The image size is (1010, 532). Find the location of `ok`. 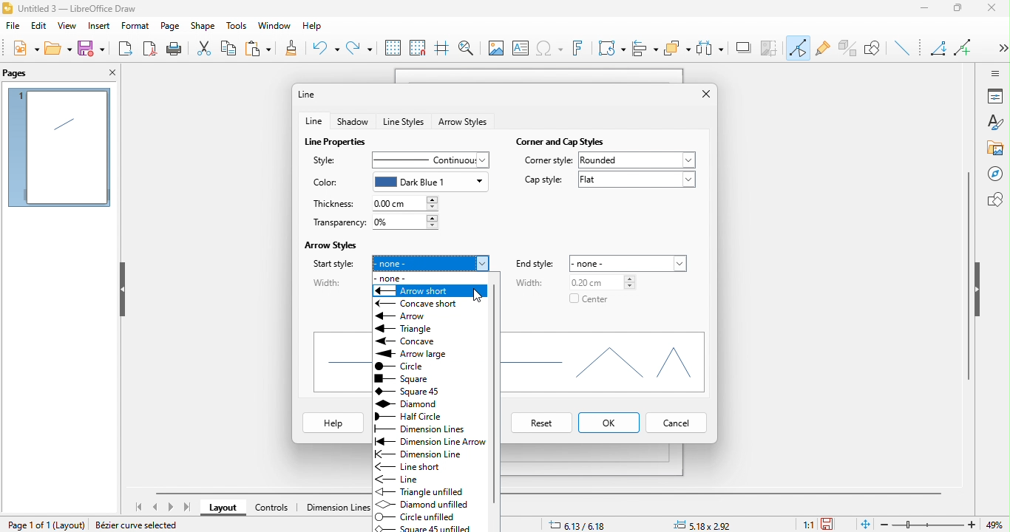

ok is located at coordinates (610, 422).